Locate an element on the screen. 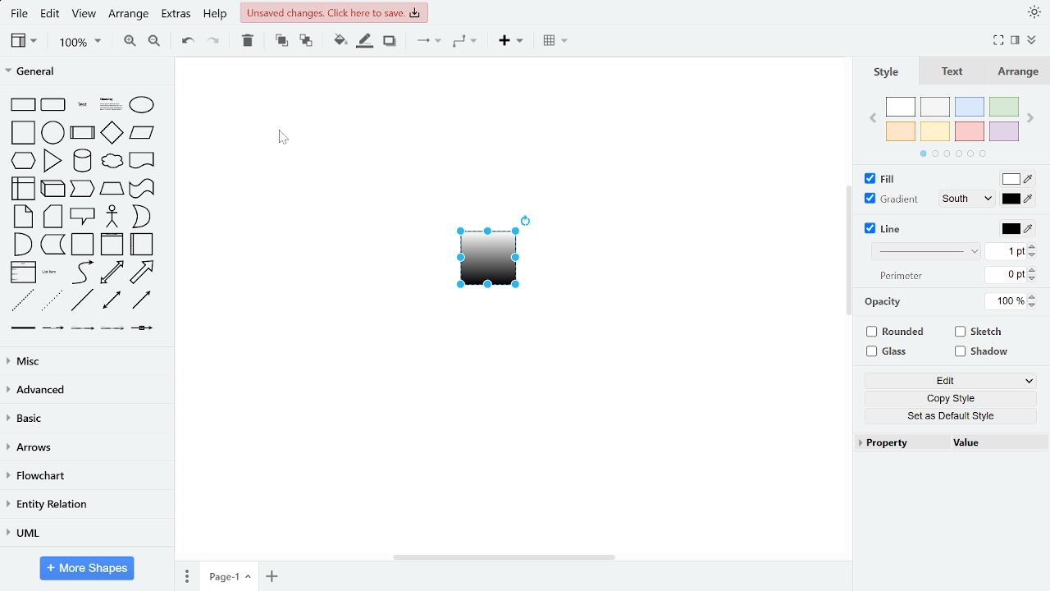 Image resolution: width=1050 pixels, height=591 pixels. advanced is located at coordinates (87, 391).